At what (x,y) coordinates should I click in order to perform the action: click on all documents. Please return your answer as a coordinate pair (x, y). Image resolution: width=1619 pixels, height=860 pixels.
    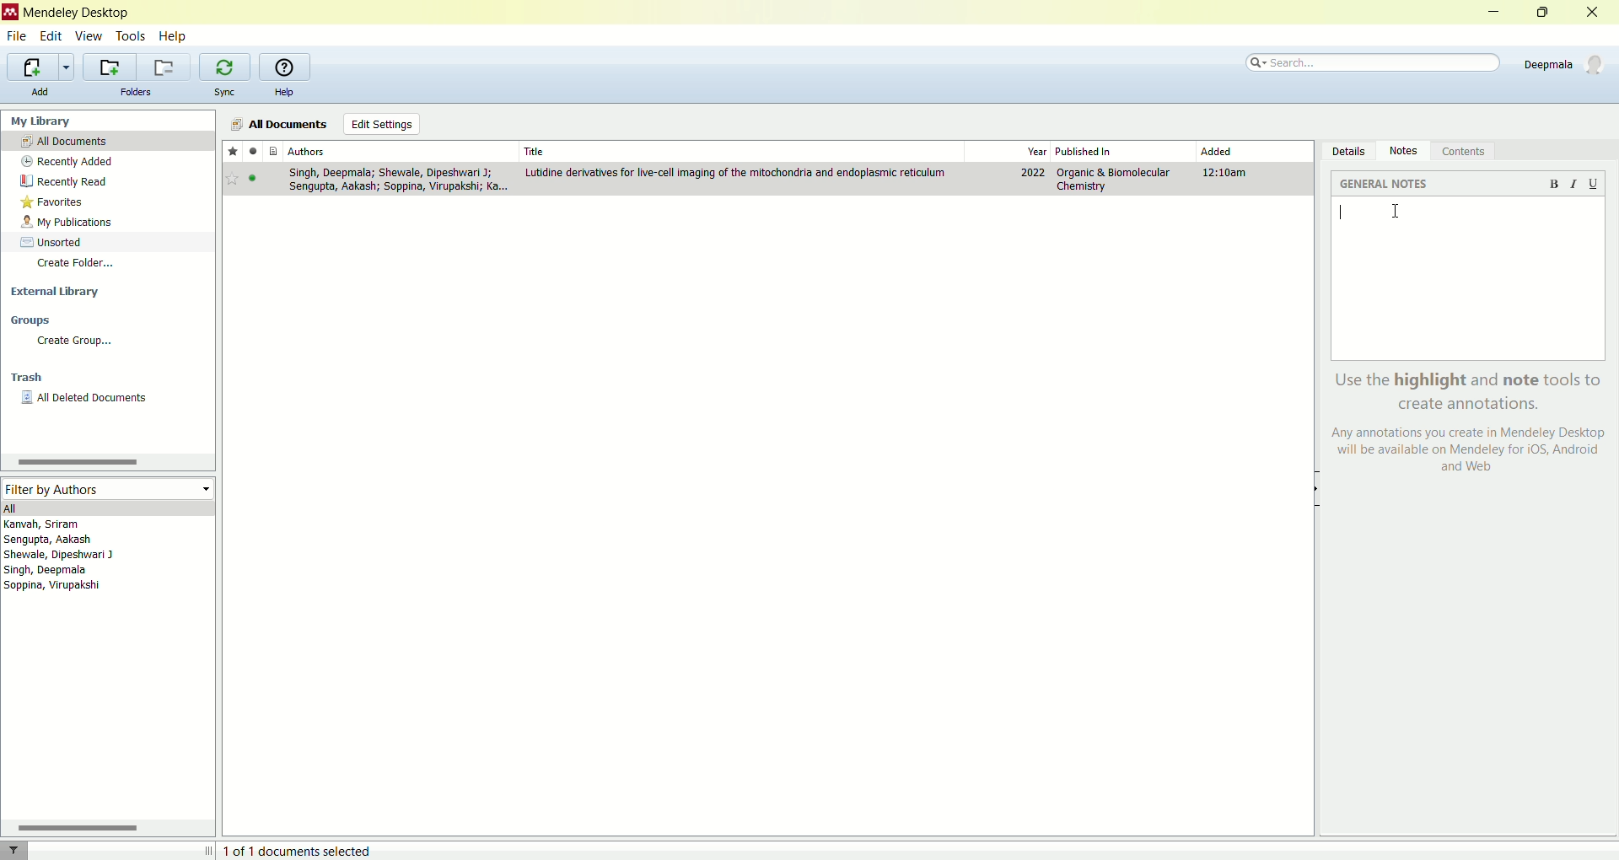
    Looking at the image, I should click on (107, 140).